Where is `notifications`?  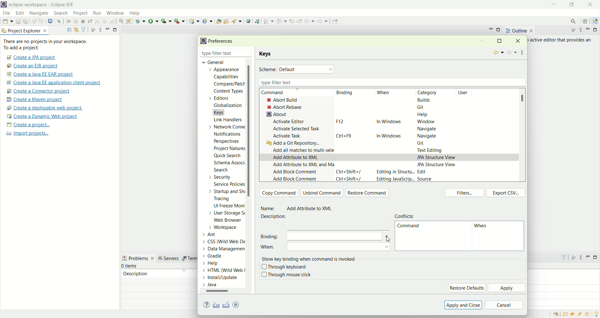 notifications is located at coordinates (229, 134).